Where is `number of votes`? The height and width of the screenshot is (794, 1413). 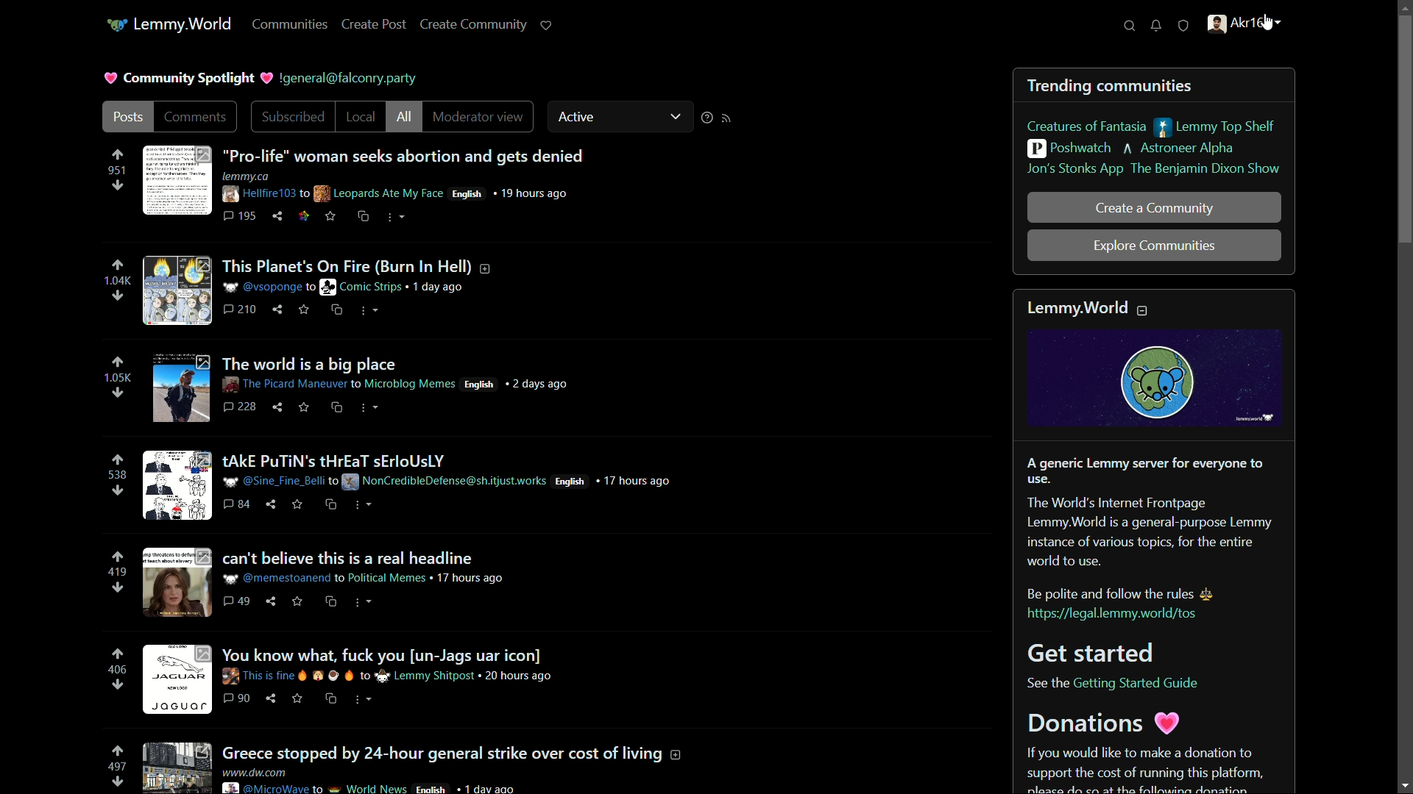
number of votes is located at coordinates (118, 281).